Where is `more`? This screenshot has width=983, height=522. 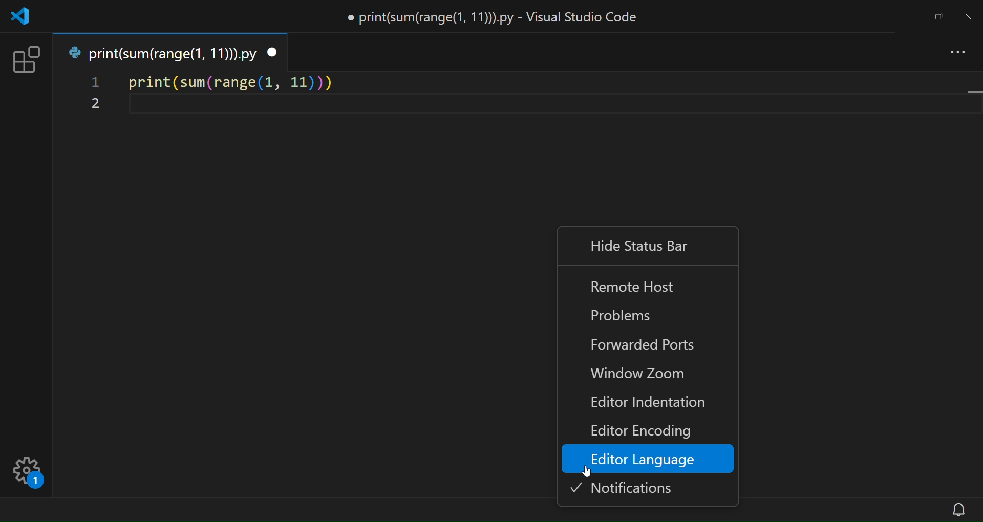
more is located at coordinates (959, 53).